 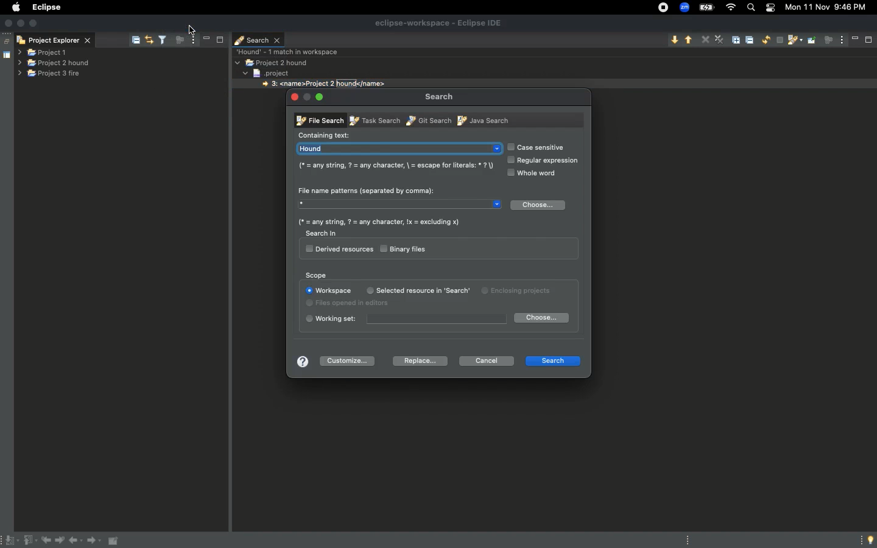 I want to click on (* = any string, 7 = any character, \ = escape for literals: * 7), so click(x=394, y=166).